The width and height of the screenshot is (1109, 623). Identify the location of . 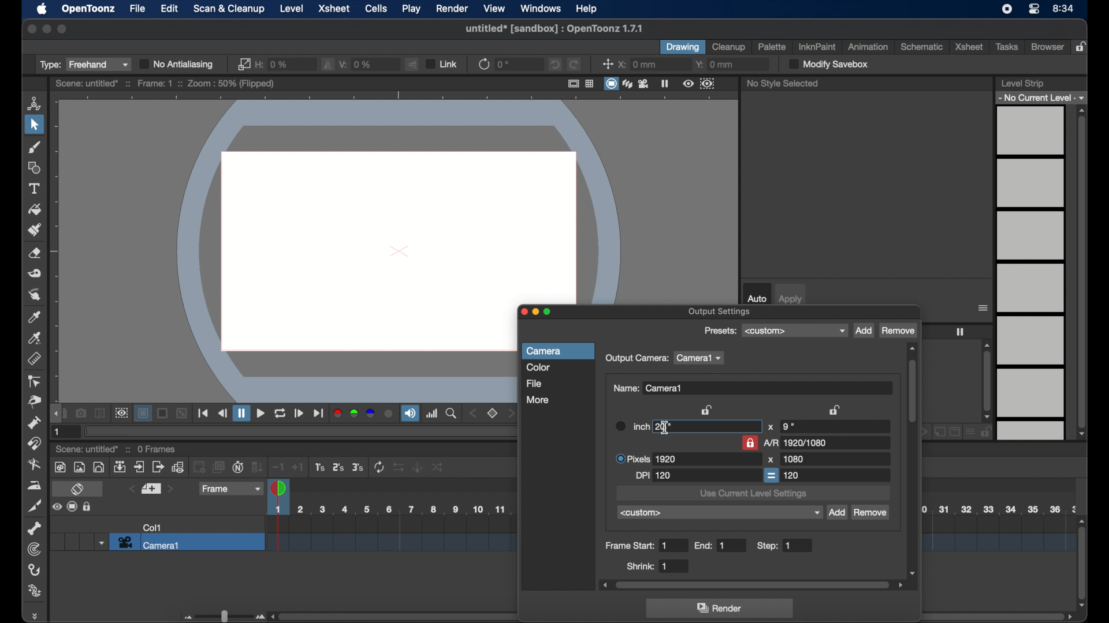
(319, 466).